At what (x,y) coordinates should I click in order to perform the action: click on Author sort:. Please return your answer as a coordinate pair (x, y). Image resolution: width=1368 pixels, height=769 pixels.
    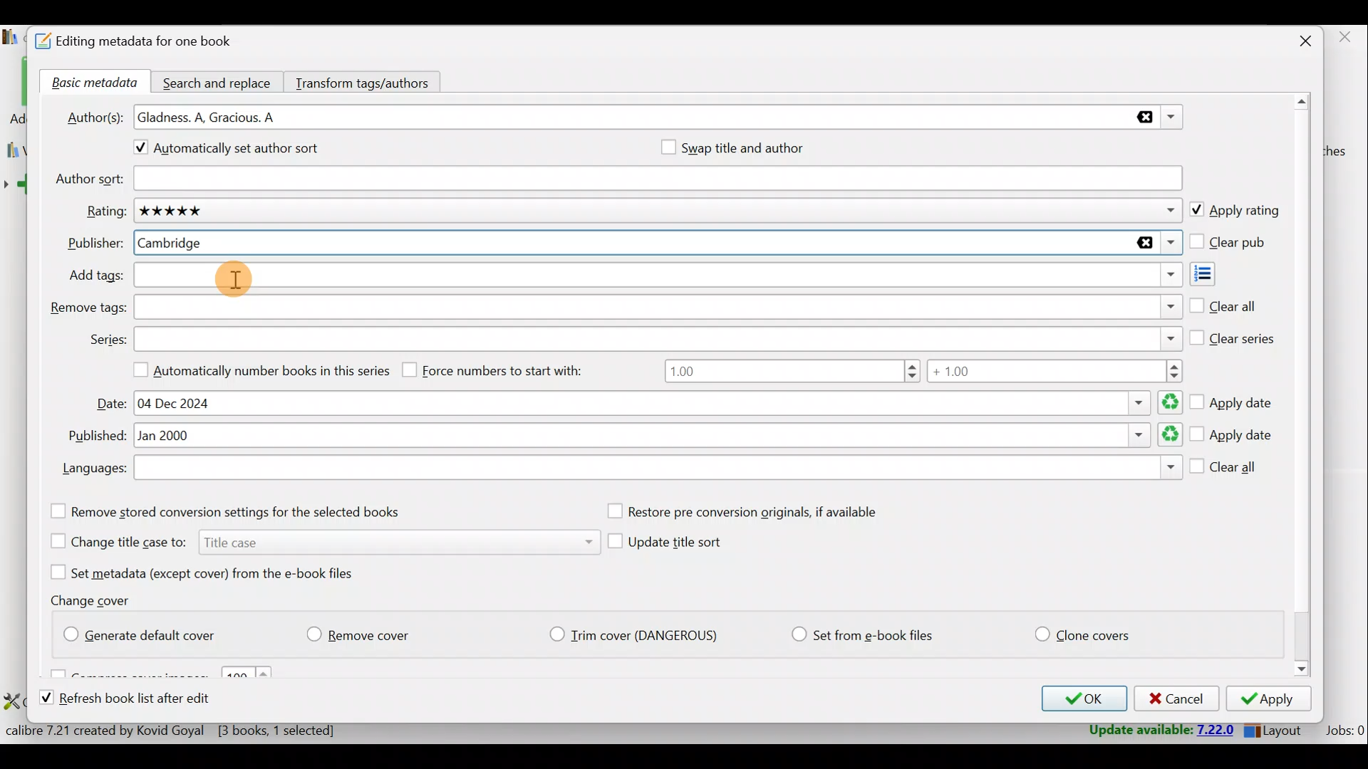
    Looking at the image, I should click on (88, 179).